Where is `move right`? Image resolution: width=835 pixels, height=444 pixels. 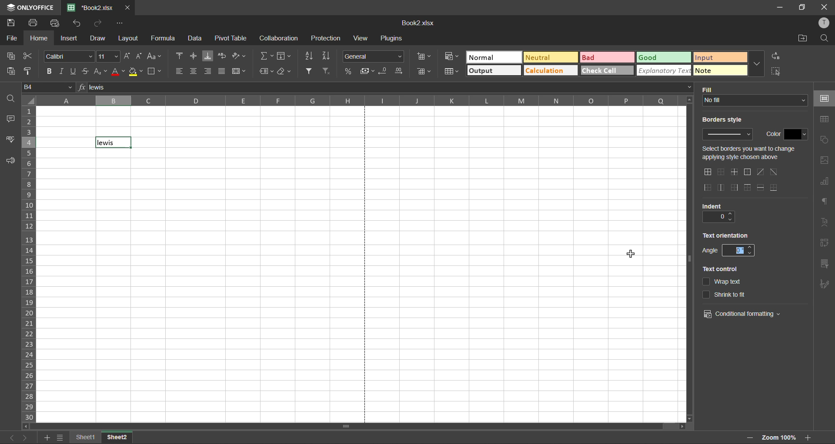 move right is located at coordinates (679, 427).